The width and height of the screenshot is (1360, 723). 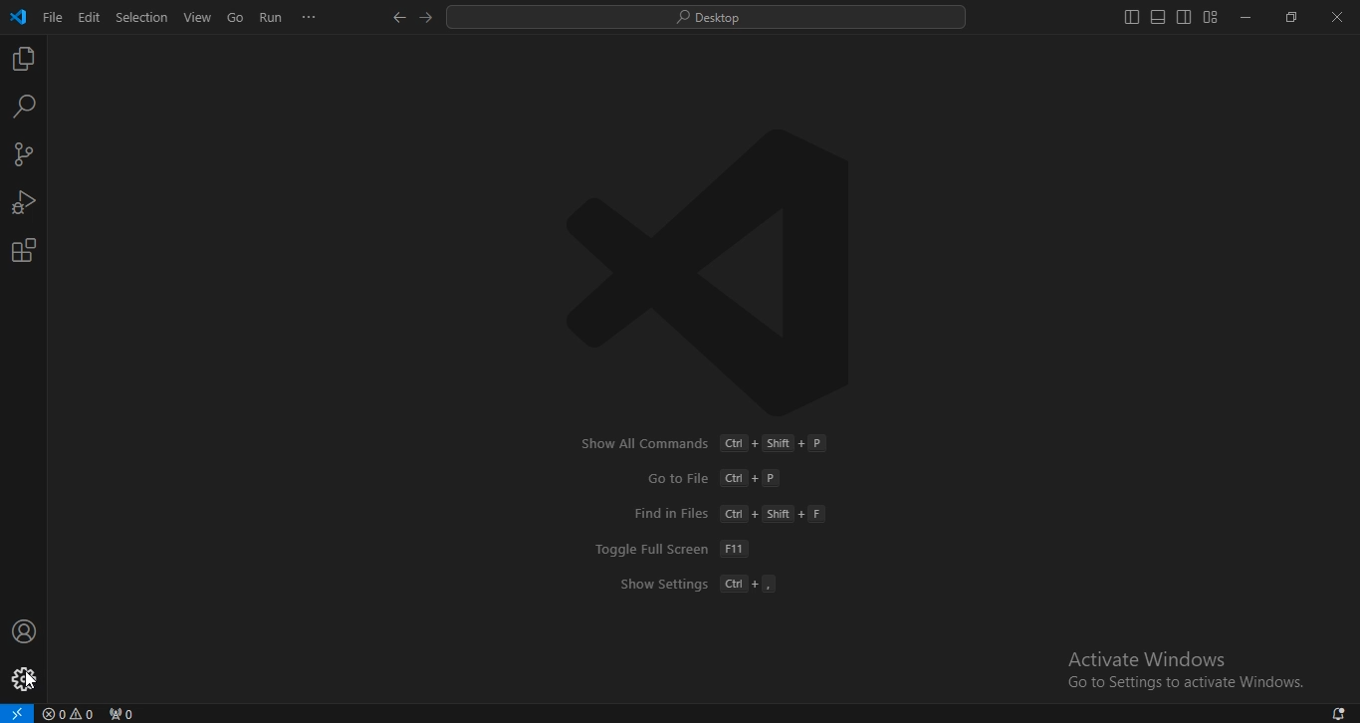 What do you see at coordinates (1336, 17) in the screenshot?
I see `close` at bounding box center [1336, 17].